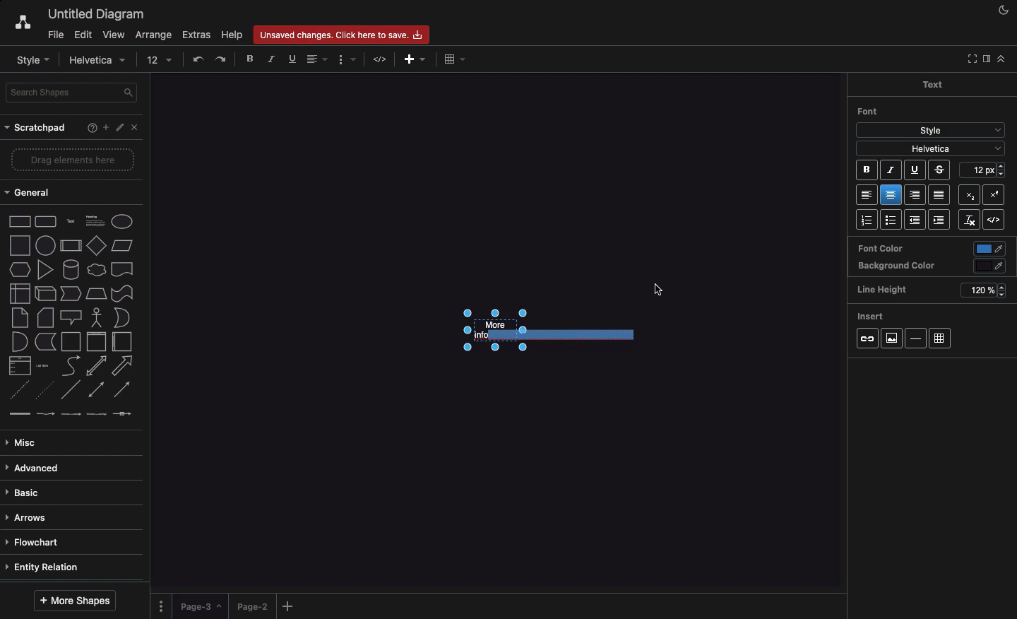  What do you see at coordinates (35, 469) in the screenshot?
I see `Advanced` at bounding box center [35, 469].